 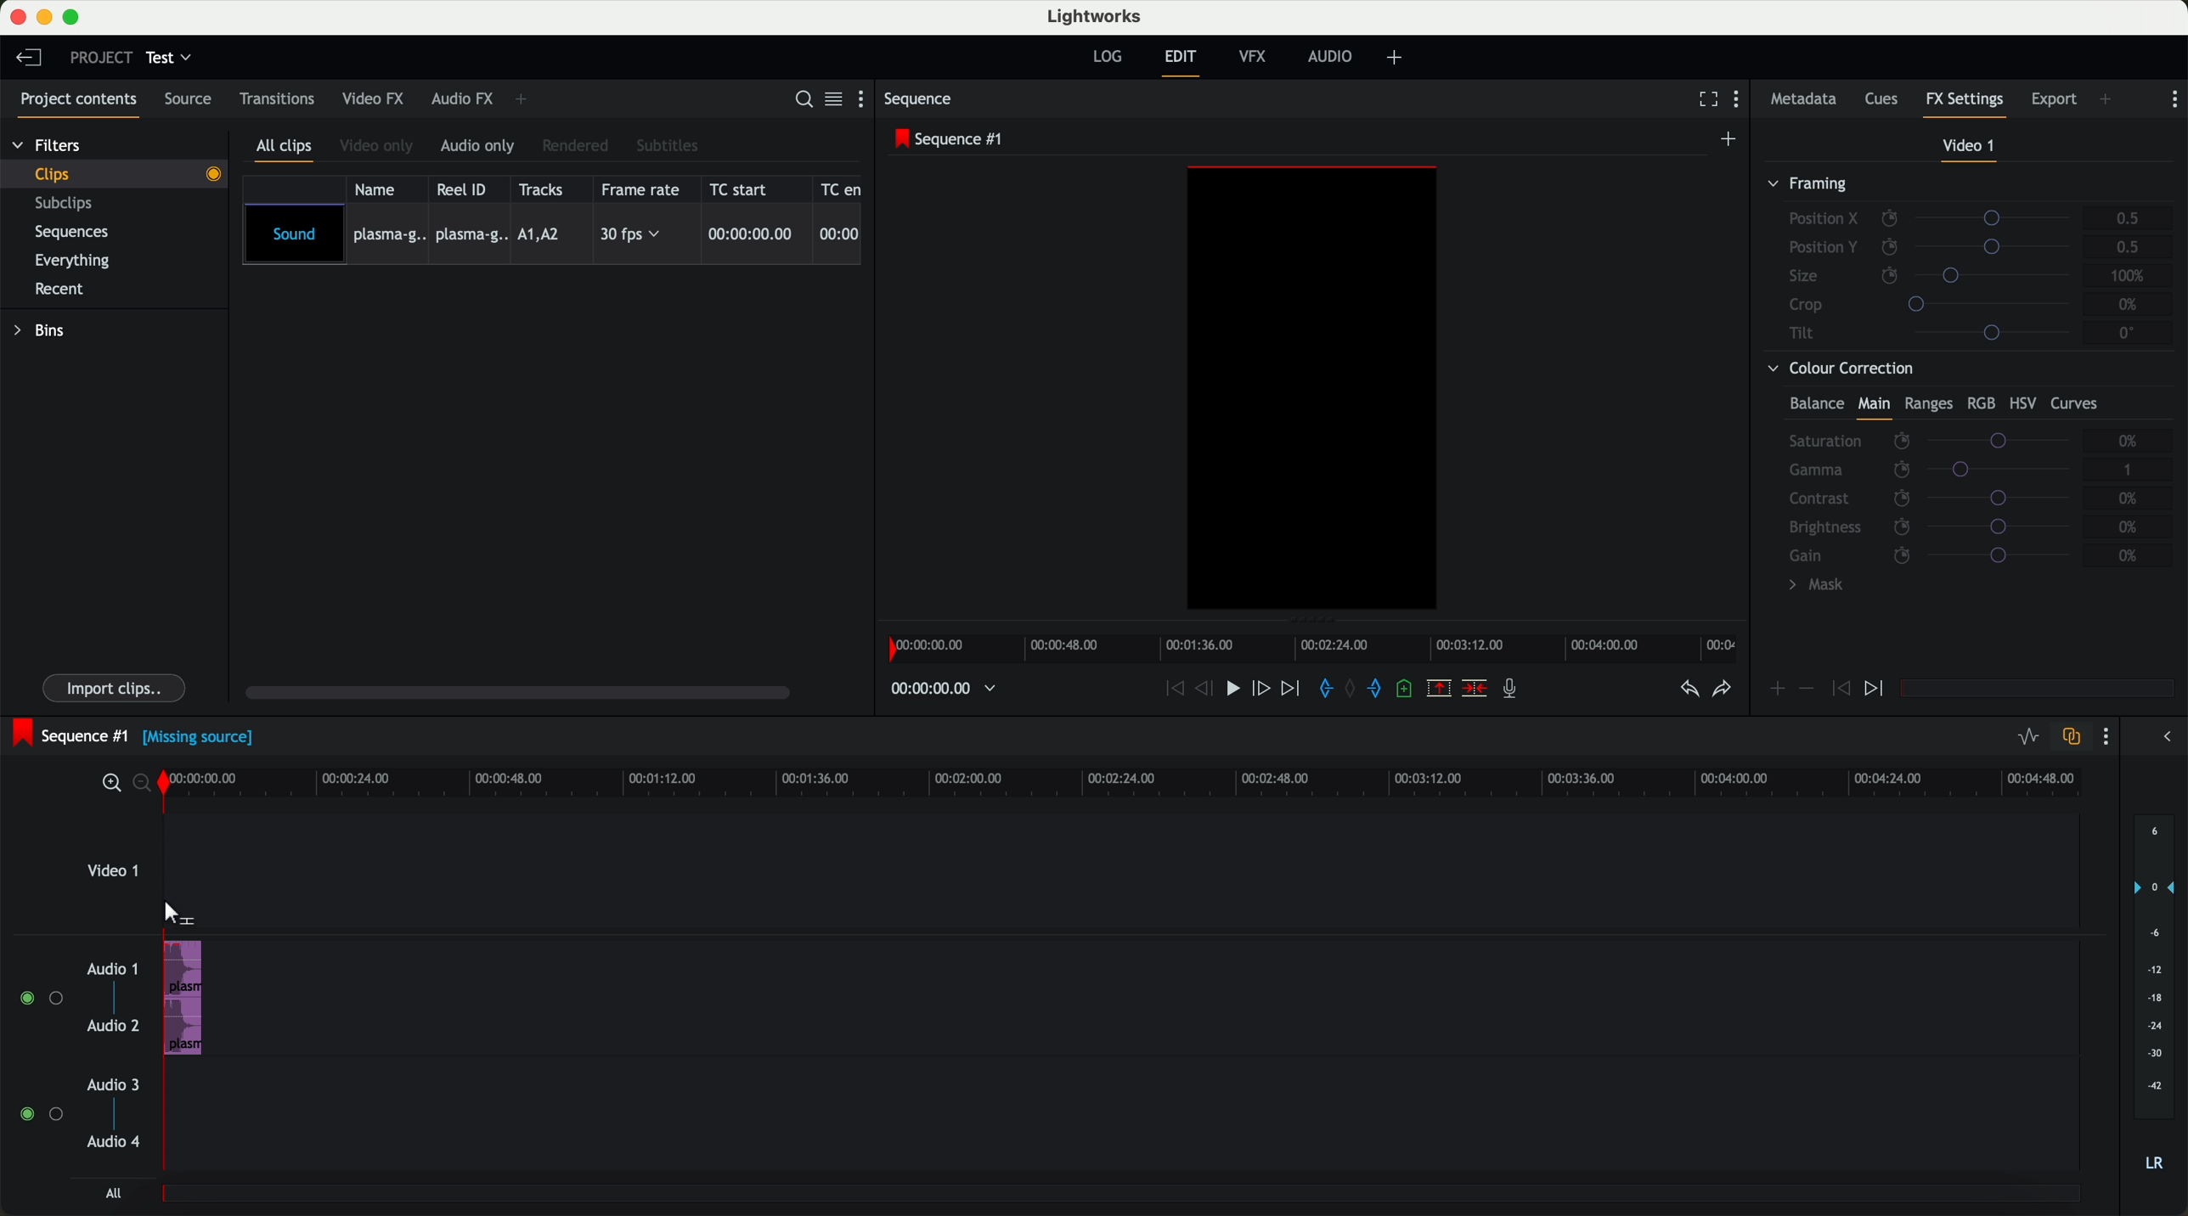 I want to click on add keyframe at the current position, so click(x=1778, y=690).